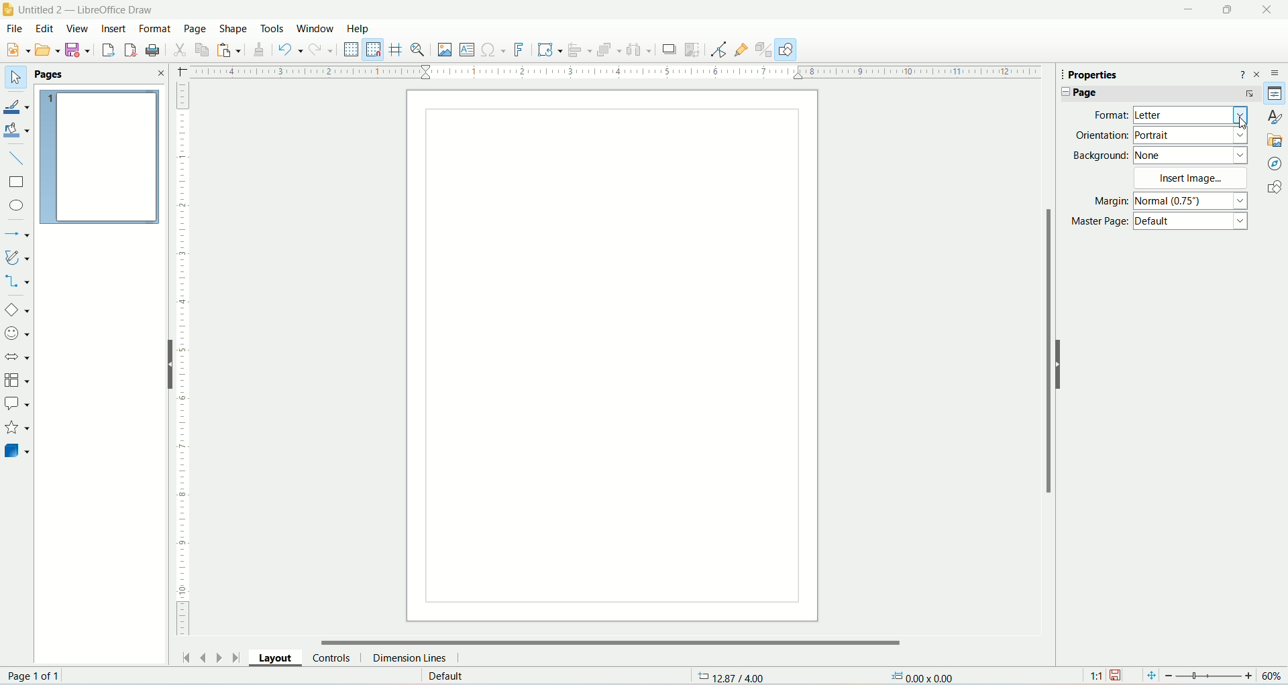 This screenshot has height=685, width=1288. I want to click on title, so click(89, 10).